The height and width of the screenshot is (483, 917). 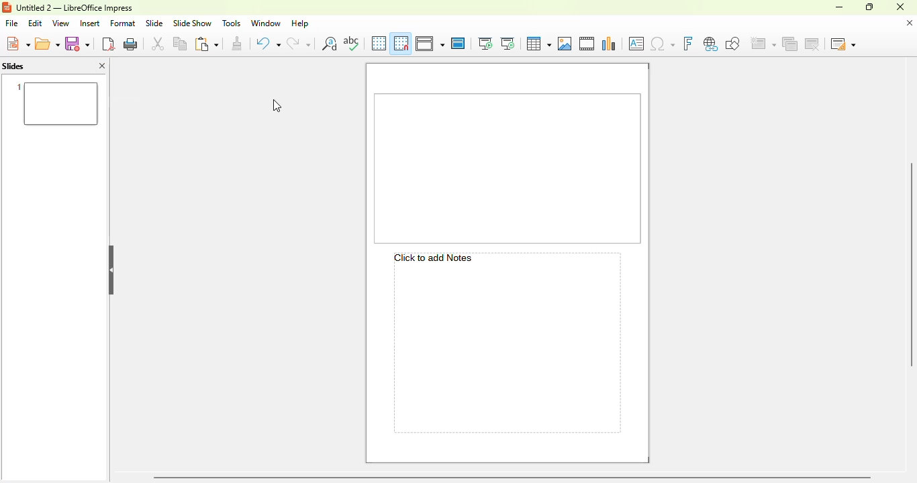 I want to click on paste, so click(x=207, y=43).